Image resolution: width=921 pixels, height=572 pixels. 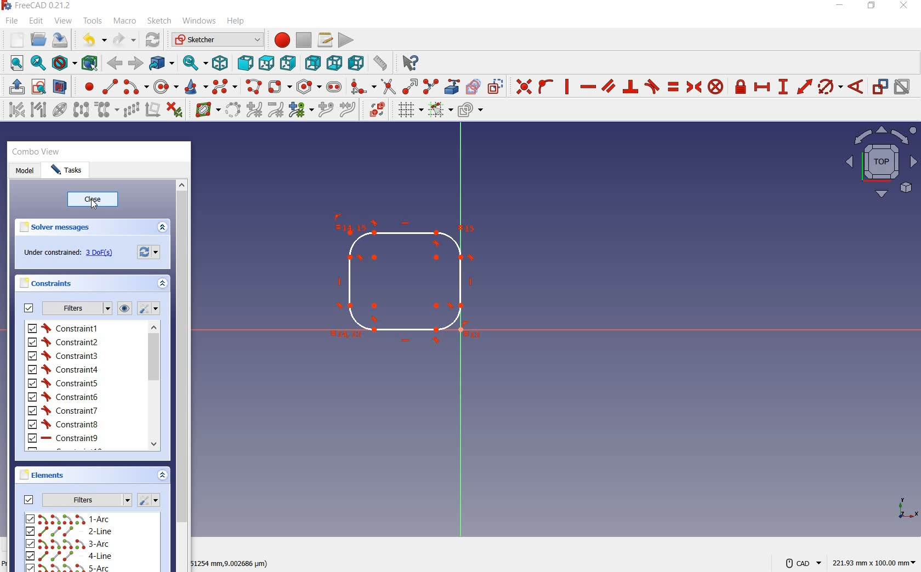 I want to click on What's this?, so click(x=410, y=62).